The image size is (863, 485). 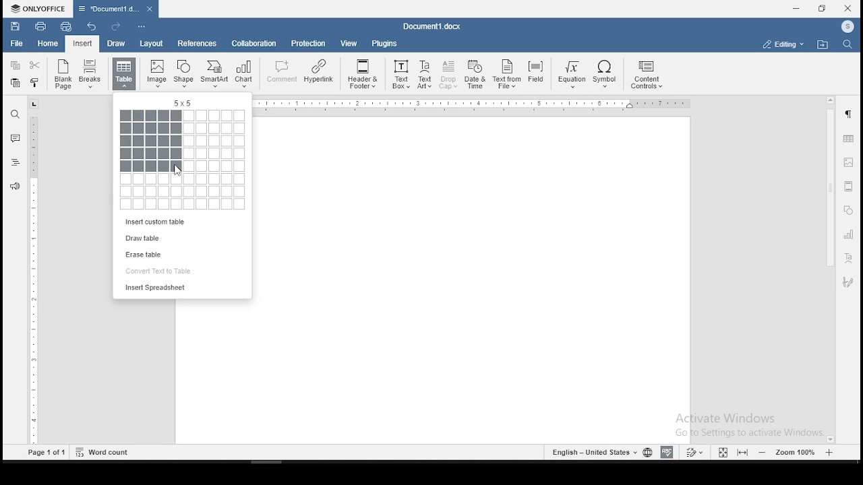 I want to click on ICON, so click(x=847, y=28).